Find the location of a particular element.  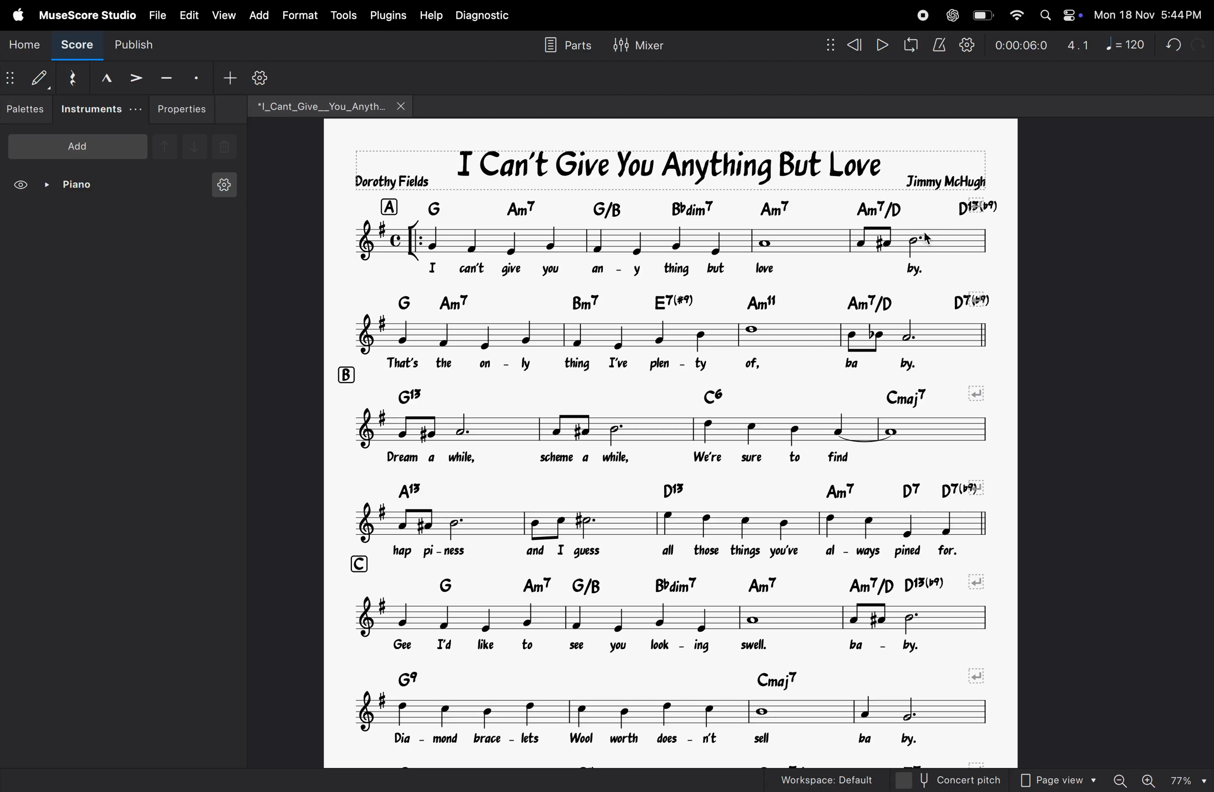

downnote is located at coordinates (193, 147).